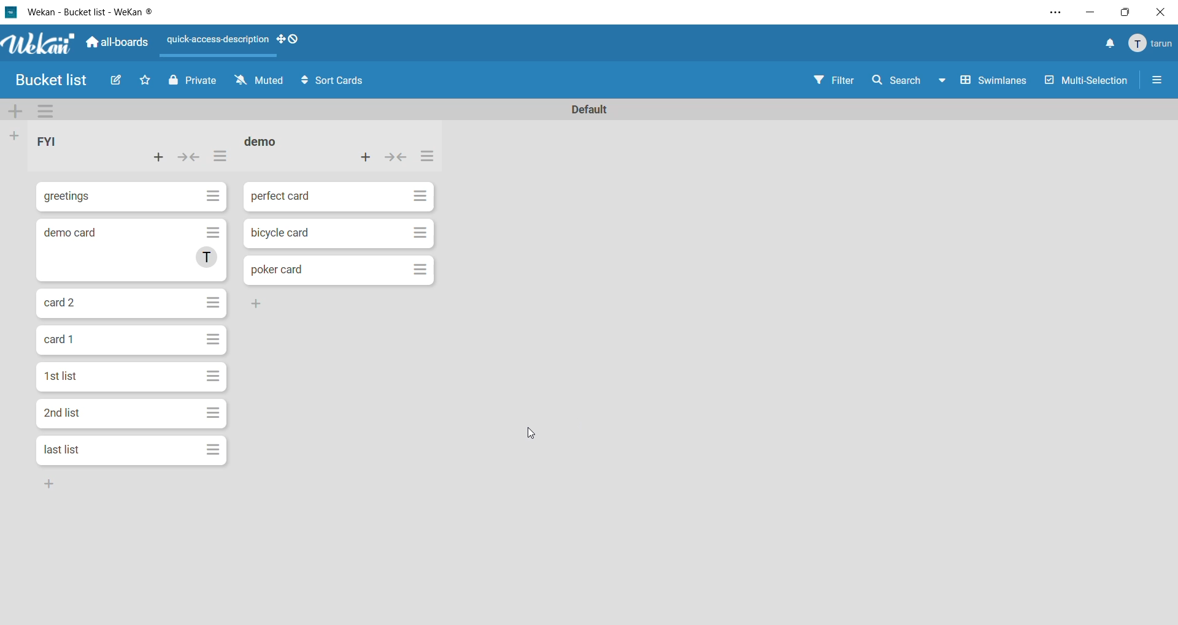 This screenshot has width=1178, height=625. I want to click on edit, so click(120, 81).